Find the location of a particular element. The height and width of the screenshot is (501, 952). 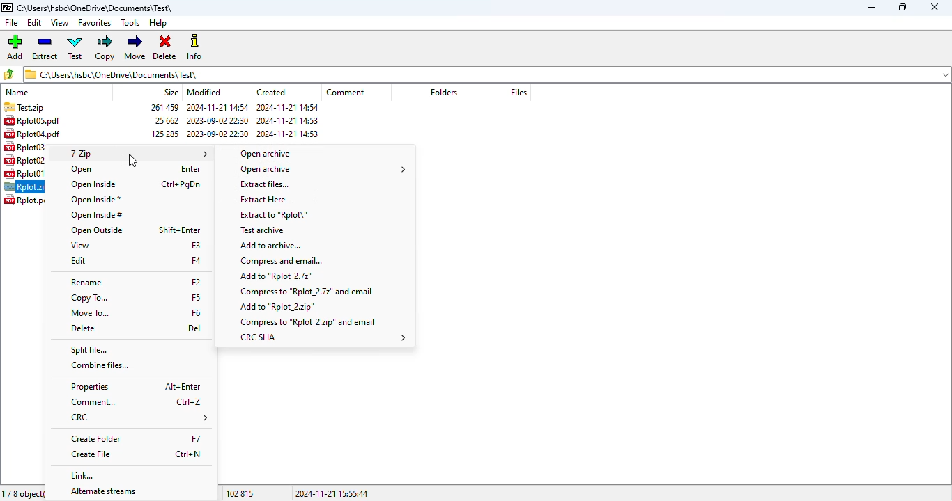

size is located at coordinates (171, 93).